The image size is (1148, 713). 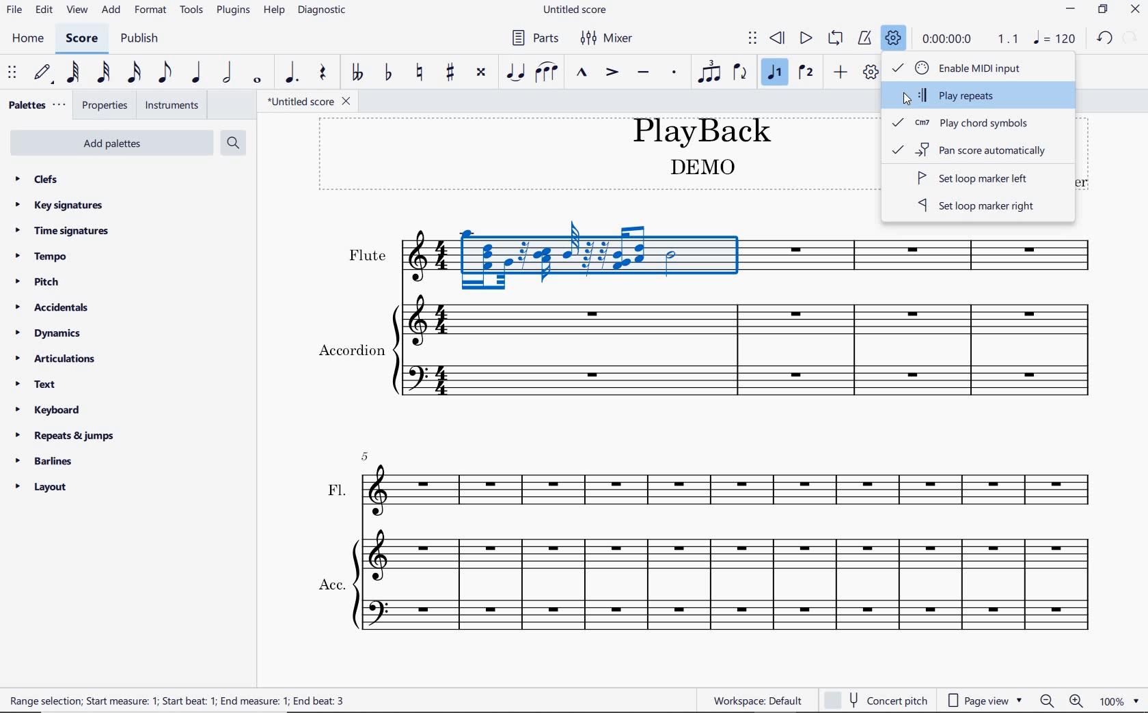 I want to click on minimize, so click(x=1070, y=7).